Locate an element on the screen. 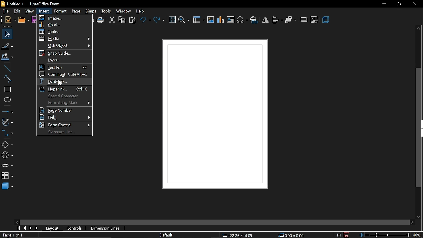  Page 1 of 1 is located at coordinates (13, 235).